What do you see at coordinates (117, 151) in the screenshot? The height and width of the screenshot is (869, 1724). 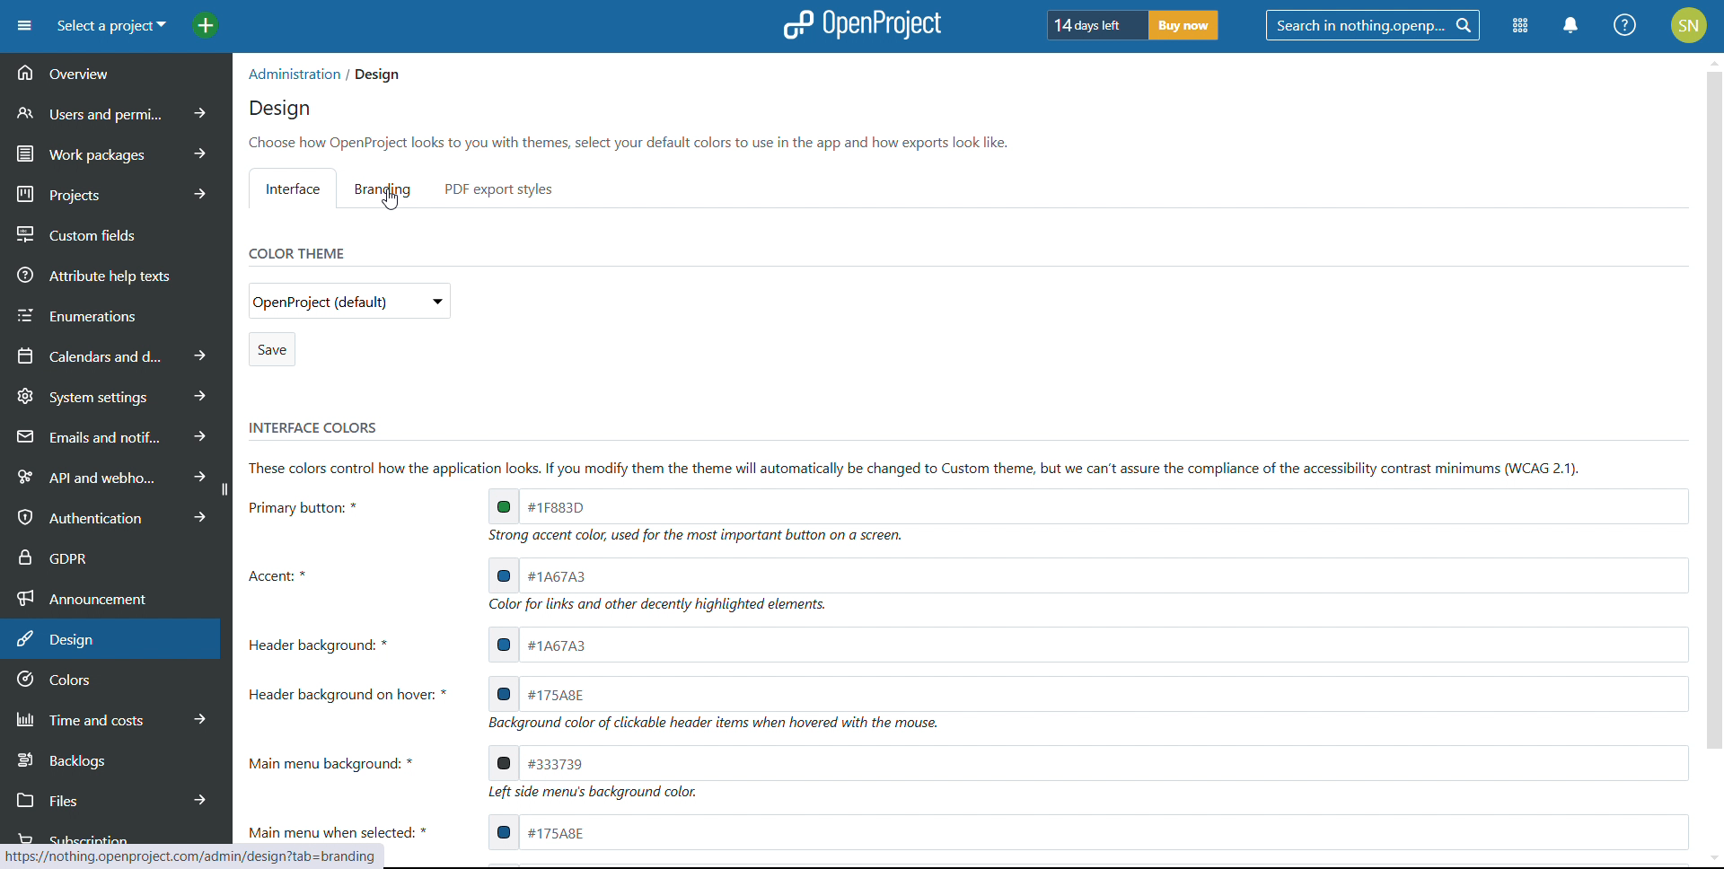 I see `work packages` at bounding box center [117, 151].